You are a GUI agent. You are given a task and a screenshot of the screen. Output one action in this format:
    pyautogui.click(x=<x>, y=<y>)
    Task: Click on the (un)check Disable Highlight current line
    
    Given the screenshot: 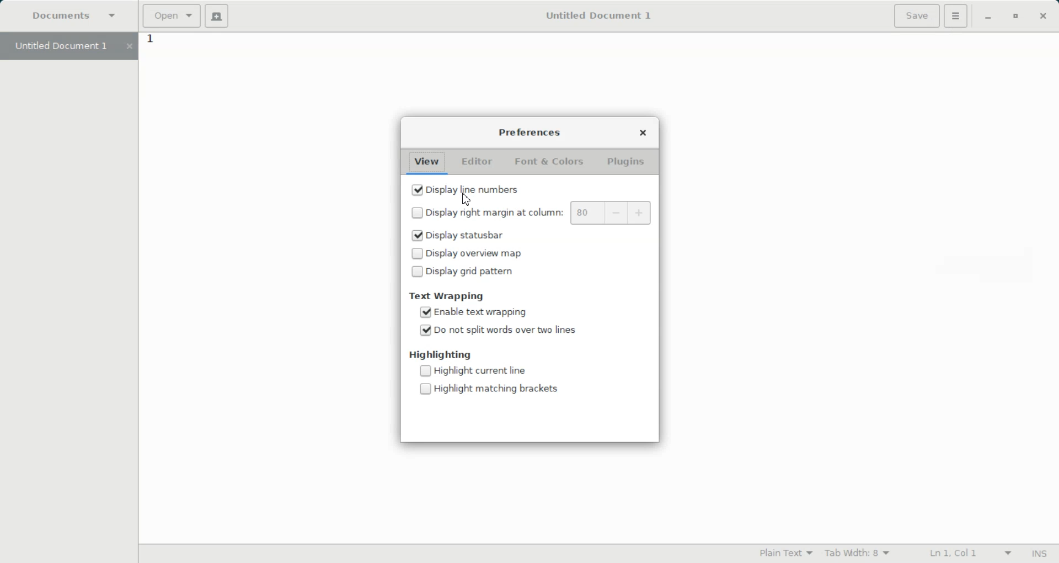 What is the action you would take?
    pyautogui.click(x=474, y=370)
    